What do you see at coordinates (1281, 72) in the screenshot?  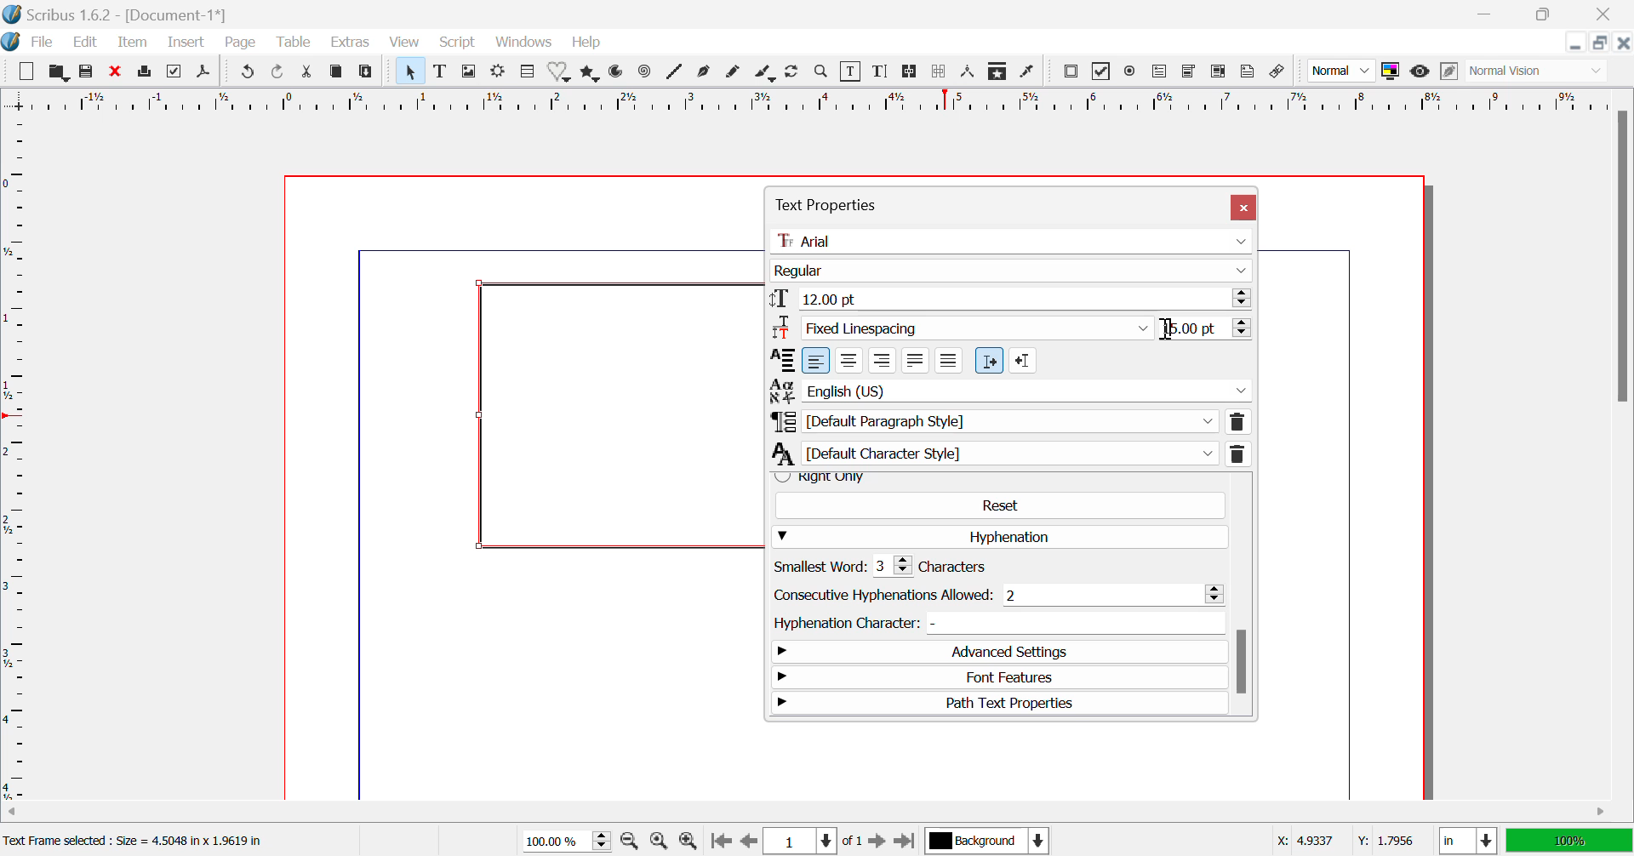 I see `Link annotation` at bounding box center [1281, 72].